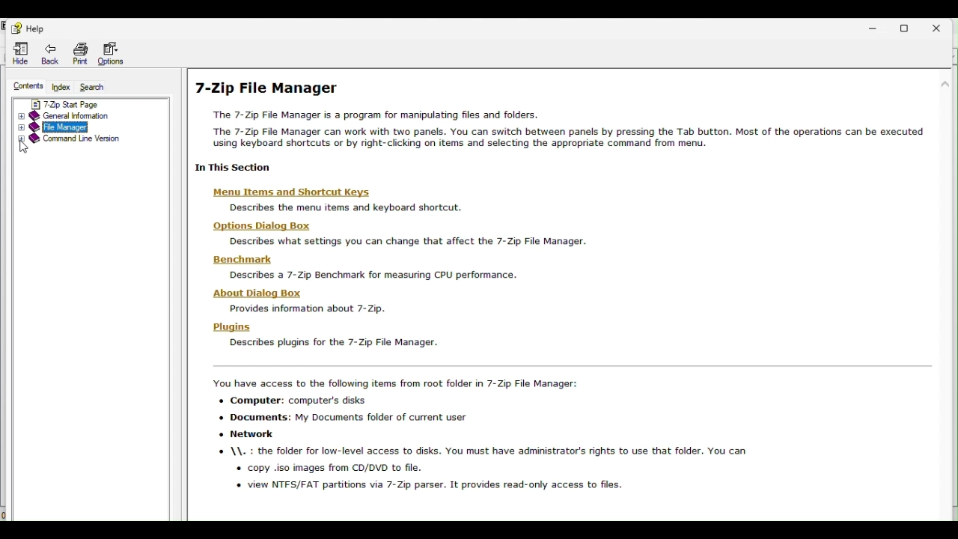 This screenshot has height=539, width=958. I want to click on I Describes plugins for the 7-Zip File Manager., so click(335, 344).